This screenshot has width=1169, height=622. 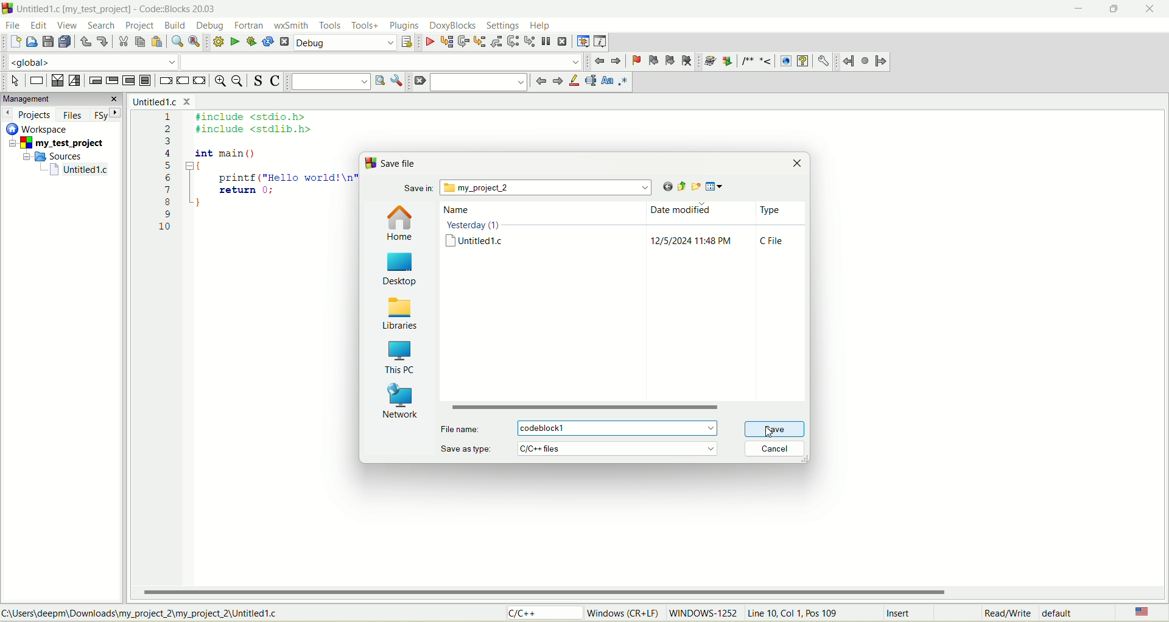 What do you see at coordinates (40, 128) in the screenshot?
I see `workspace` at bounding box center [40, 128].